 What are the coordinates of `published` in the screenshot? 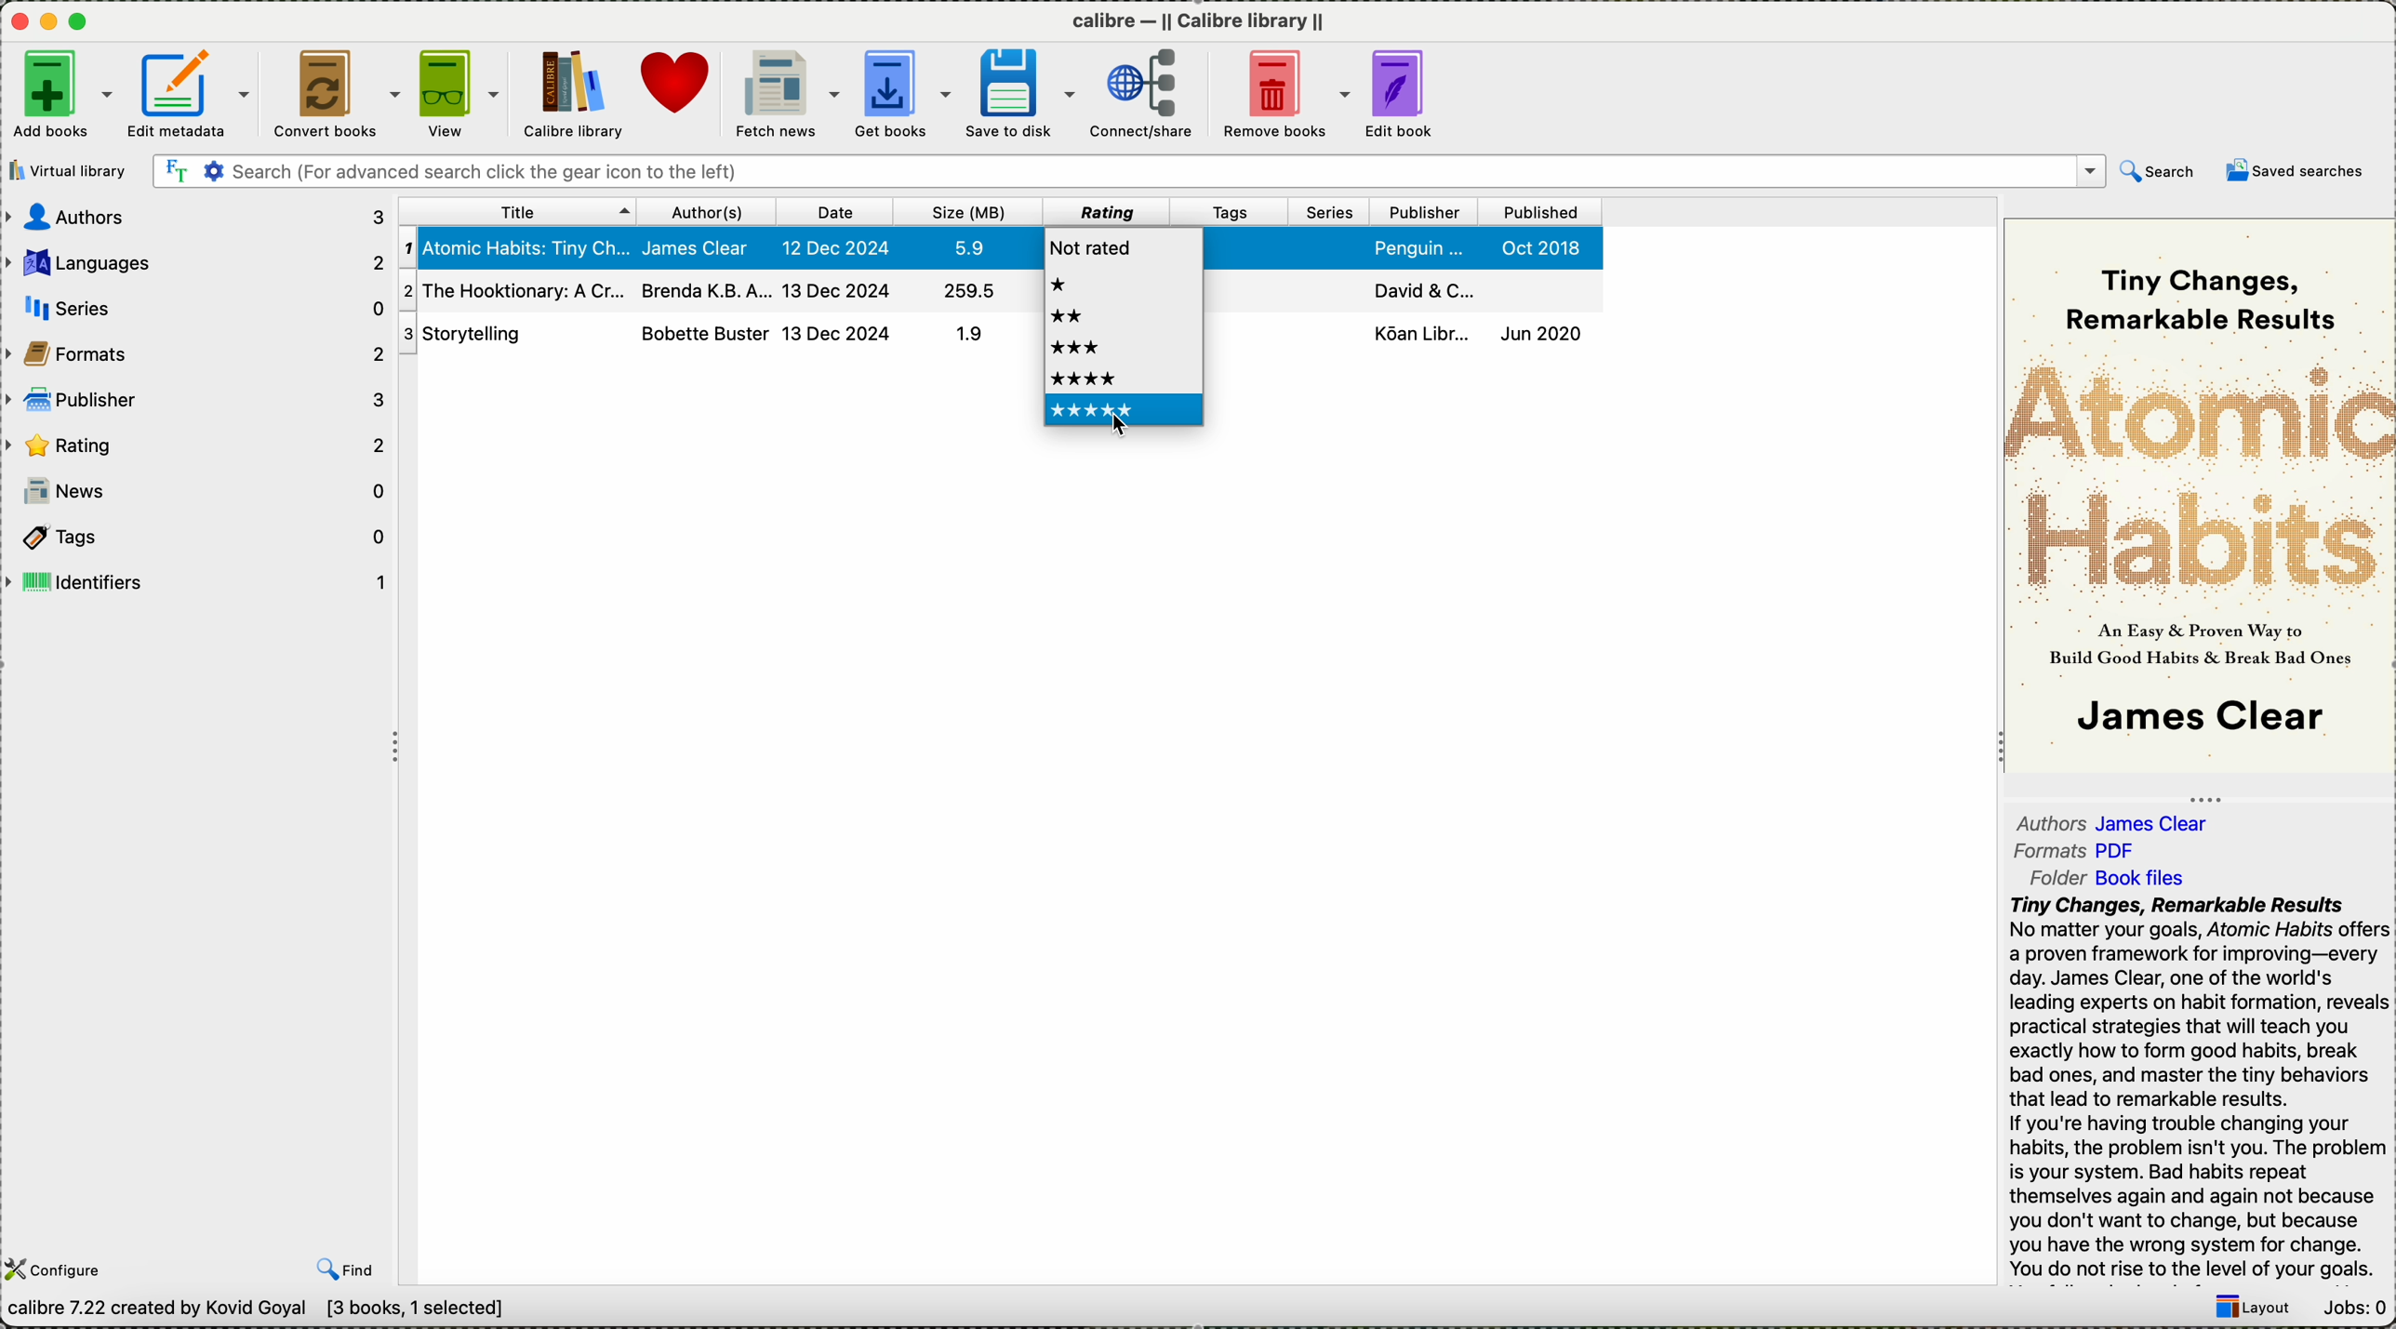 It's located at (1537, 211).